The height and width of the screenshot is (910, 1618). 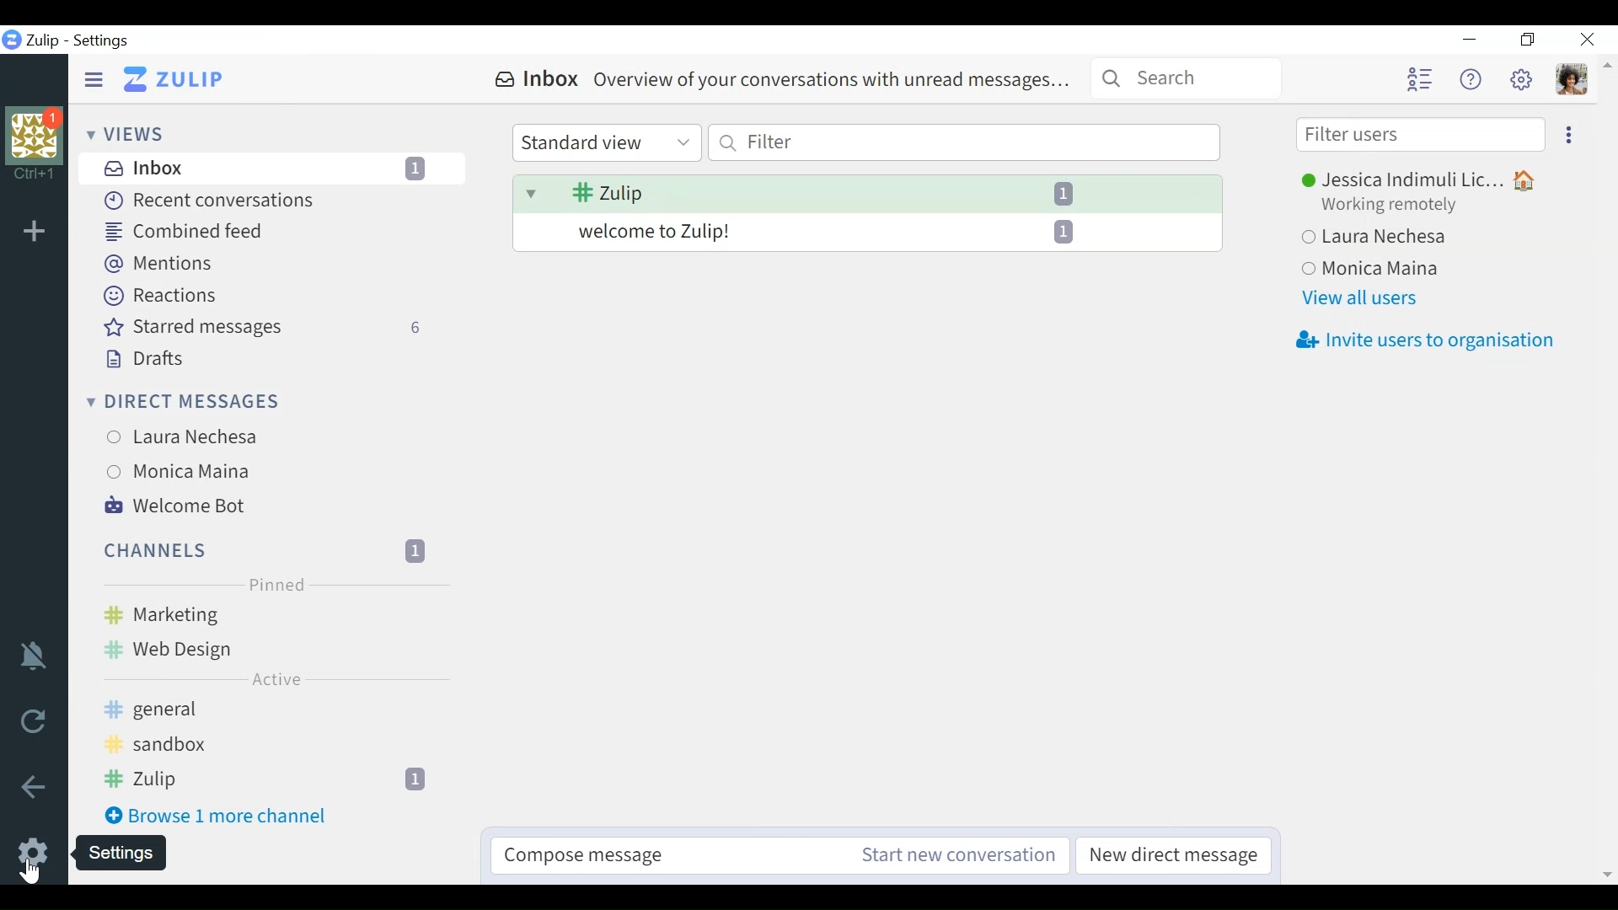 I want to click on Active, so click(x=276, y=679).